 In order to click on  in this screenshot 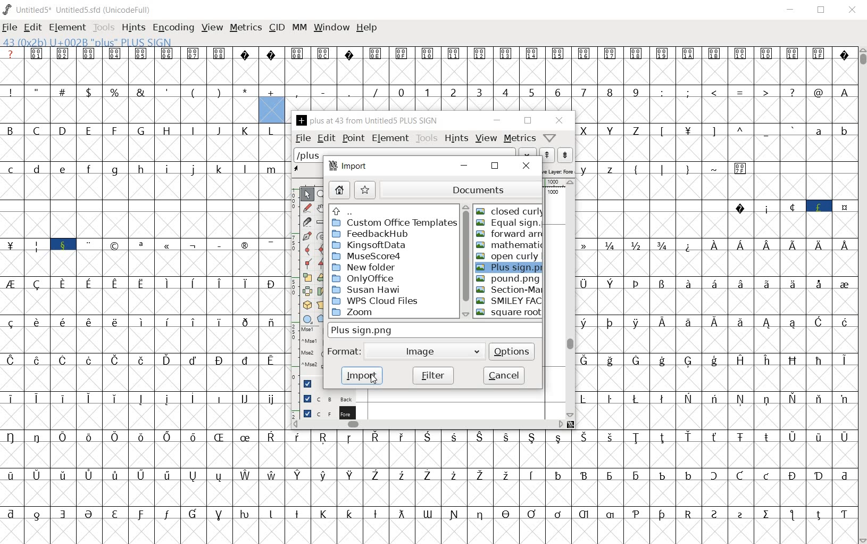, I will do `click(601, 181)`.